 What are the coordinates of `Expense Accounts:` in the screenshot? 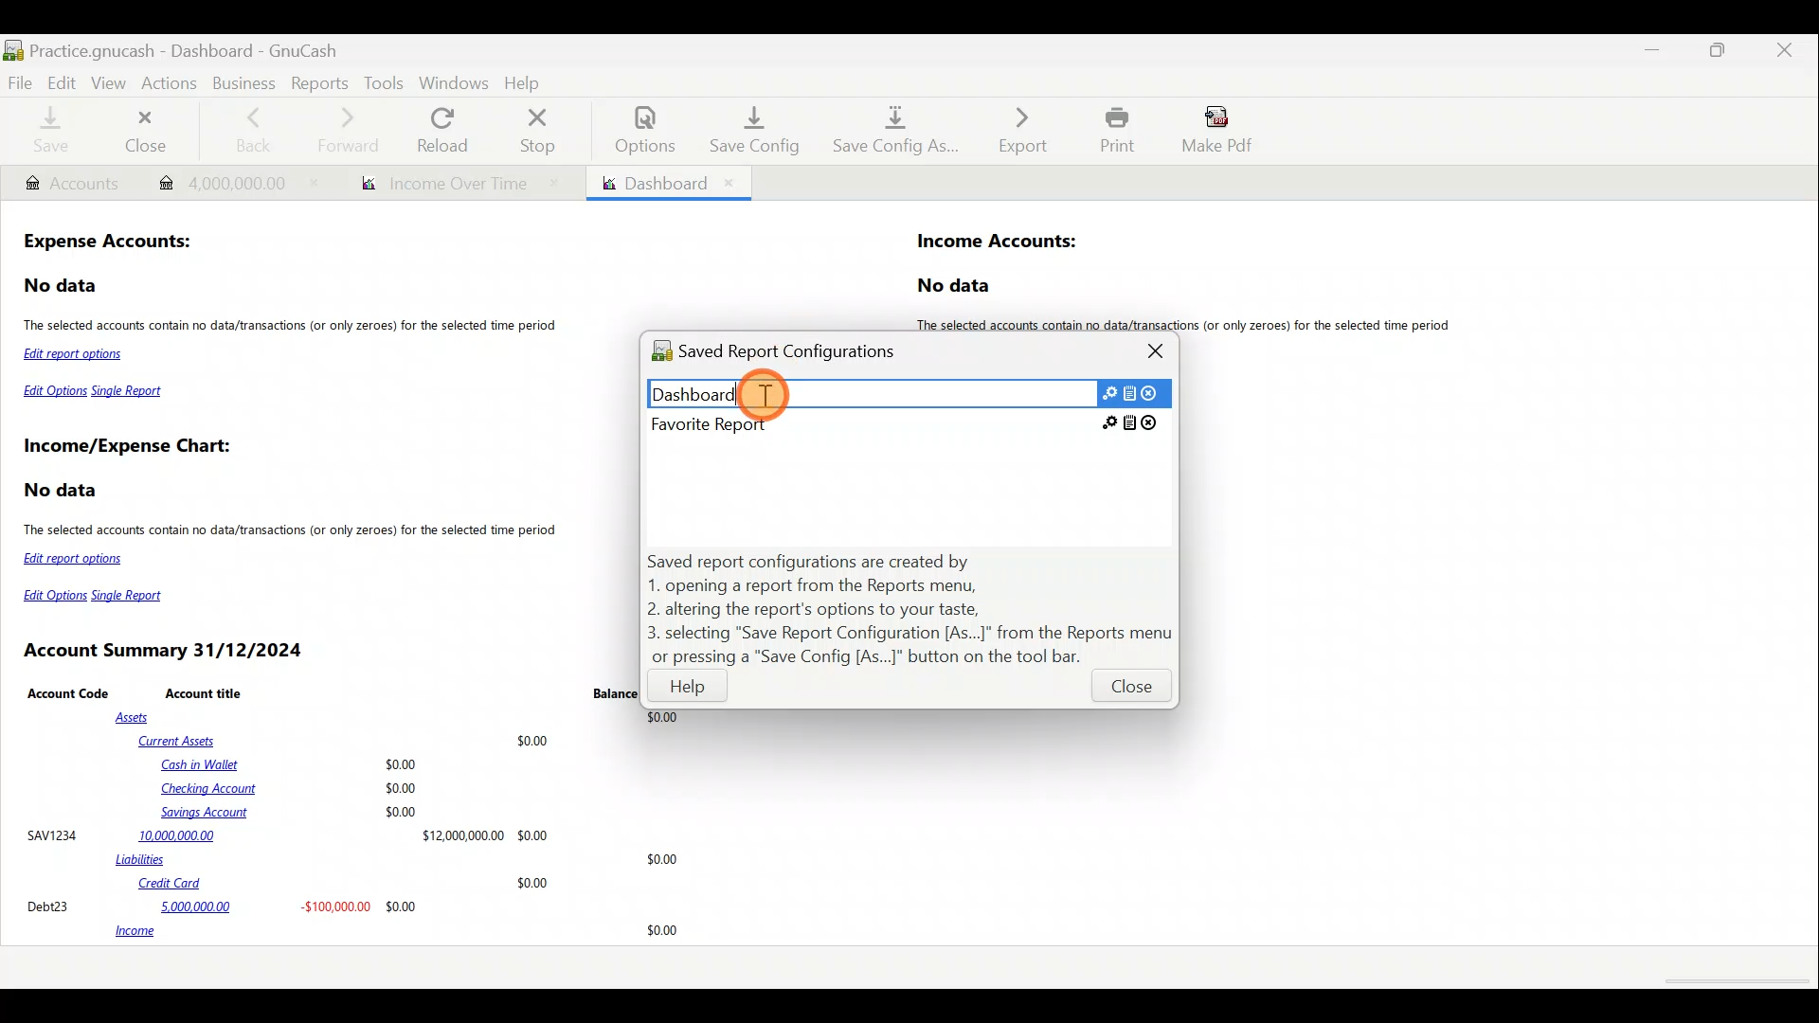 It's located at (110, 243).